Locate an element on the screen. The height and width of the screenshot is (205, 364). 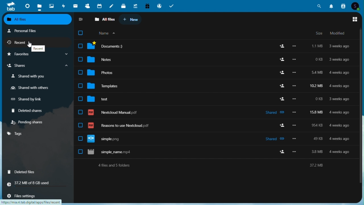
| Templates is located at coordinates (214, 86).